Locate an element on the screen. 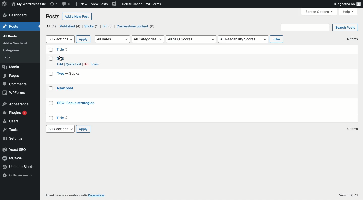 This screenshot has width=363, height=200. view Posts is located at coordinates (99, 5).